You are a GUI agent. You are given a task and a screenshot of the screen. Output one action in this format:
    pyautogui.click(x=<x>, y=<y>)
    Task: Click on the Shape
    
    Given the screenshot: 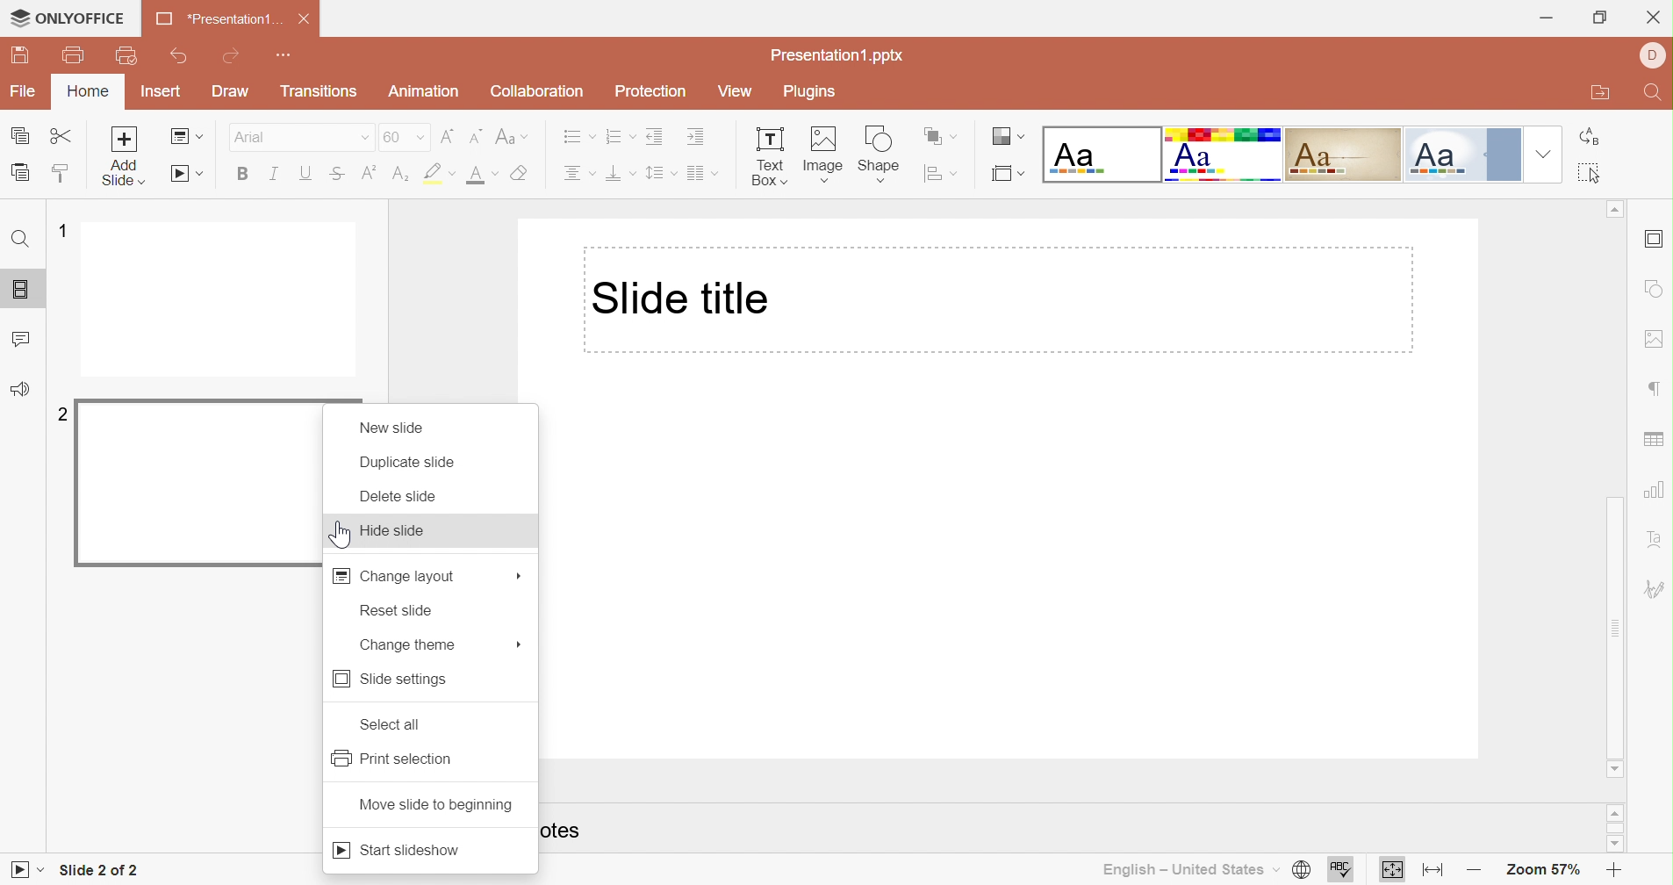 What is the action you would take?
    pyautogui.click(x=880, y=153)
    